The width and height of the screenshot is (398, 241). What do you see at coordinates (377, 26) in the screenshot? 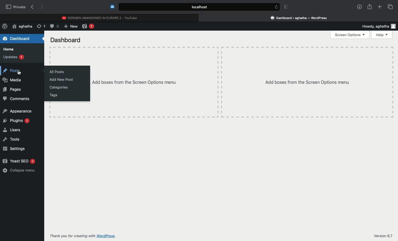
I see `Howdy user` at bounding box center [377, 26].